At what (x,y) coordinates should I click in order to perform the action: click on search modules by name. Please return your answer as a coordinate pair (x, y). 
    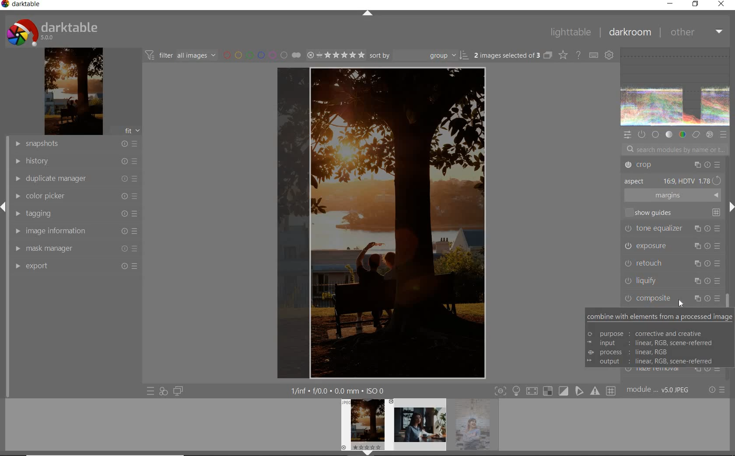
    Looking at the image, I should click on (671, 149).